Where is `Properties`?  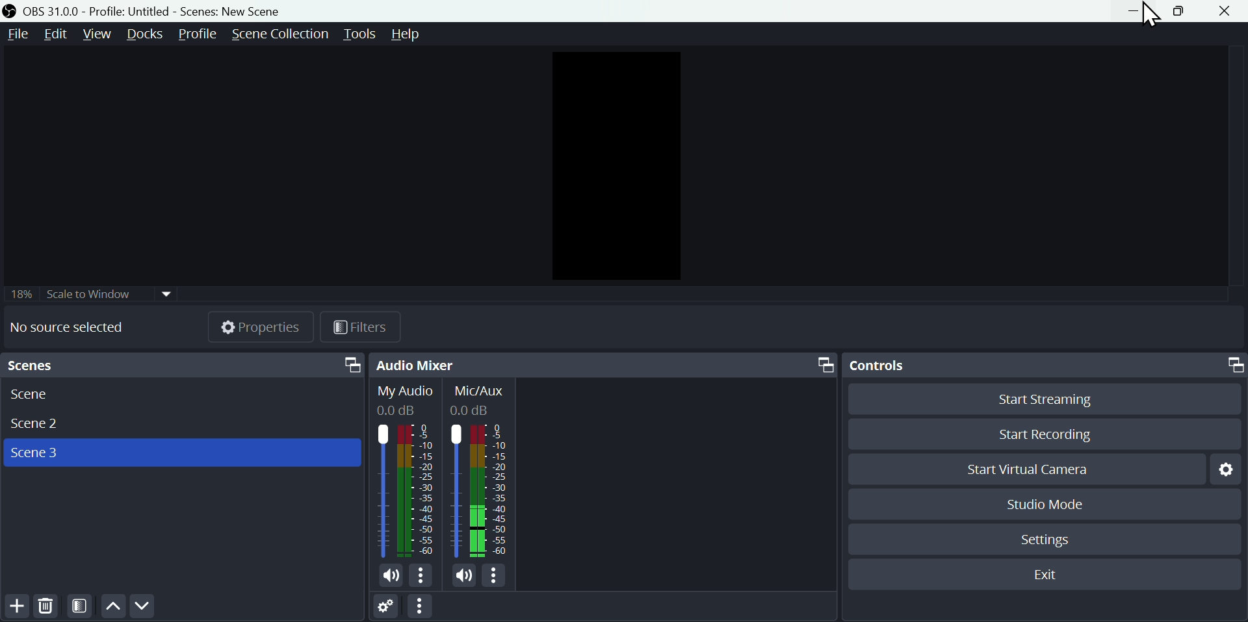 Properties is located at coordinates (261, 326).